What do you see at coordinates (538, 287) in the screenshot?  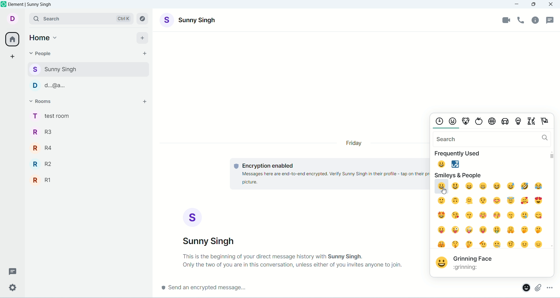 I see `attachment` at bounding box center [538, 287].